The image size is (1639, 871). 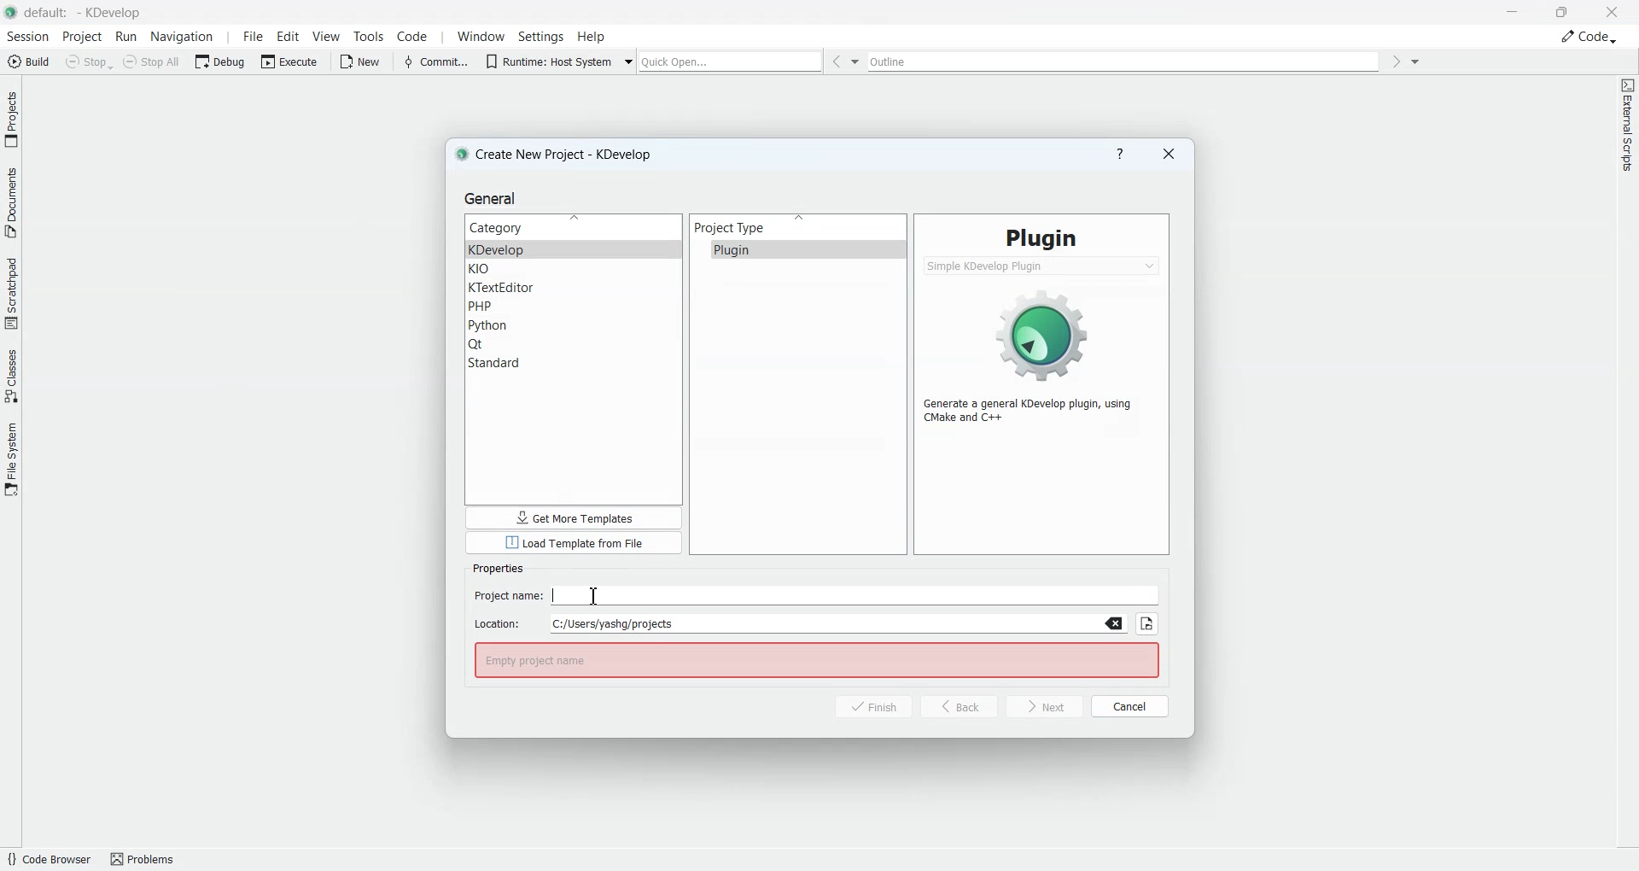 I want to click on next, so click(x=1045, y=707).